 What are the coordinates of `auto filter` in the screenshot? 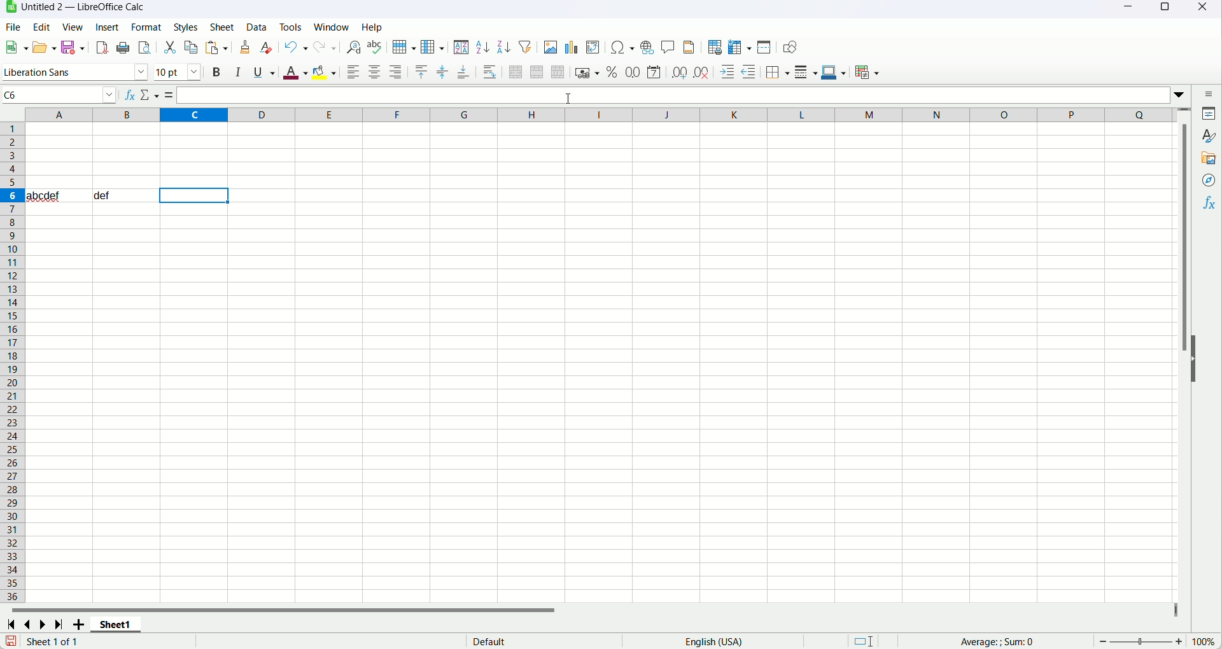 It's located at (526, 47).